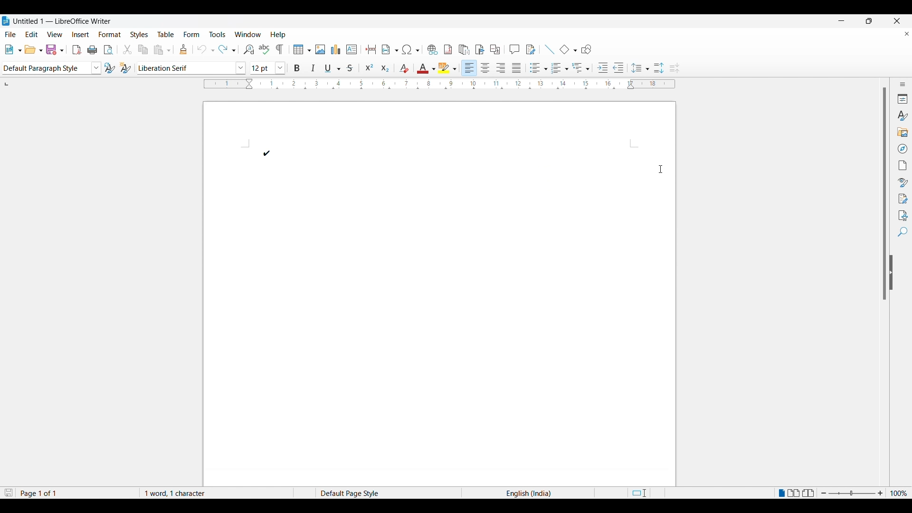 The image size is (912, 513). What do you see at coordinates (34, 49) in the screenshot?
I see `open document` at bounding box center [34, 49].